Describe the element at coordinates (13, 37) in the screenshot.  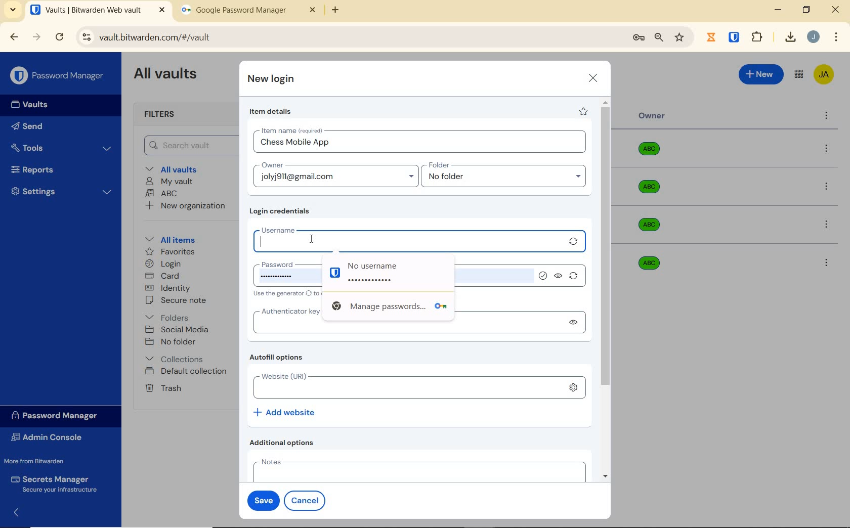
I see `backward` at that location.